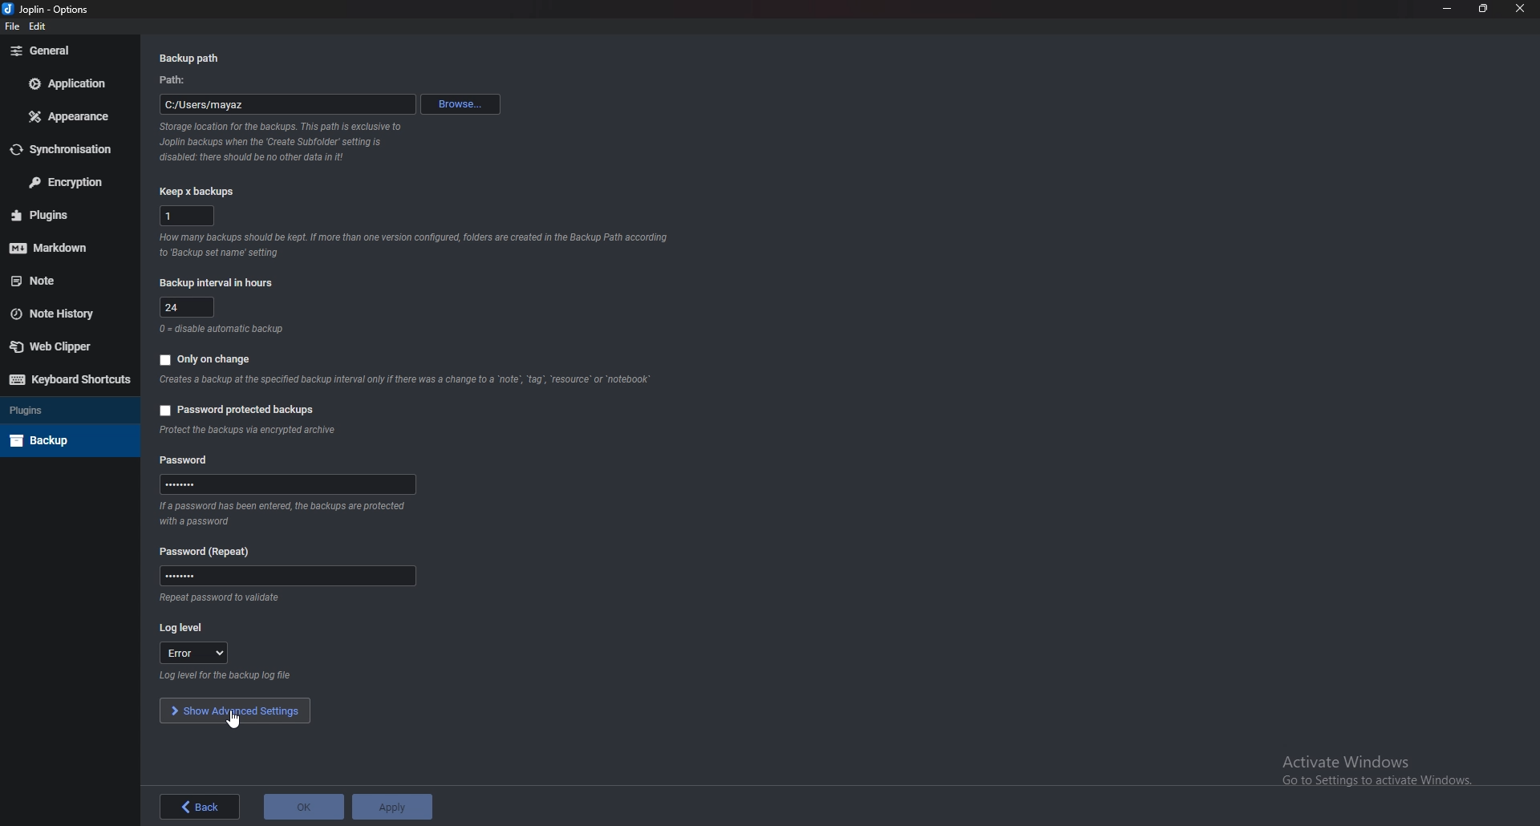 Image resolution: width=1540 pixels, height=826 pixels. What do you see at coordinates (60, 245) in the screenshot?
I see `Mark down` at bounding box center [60, 245].